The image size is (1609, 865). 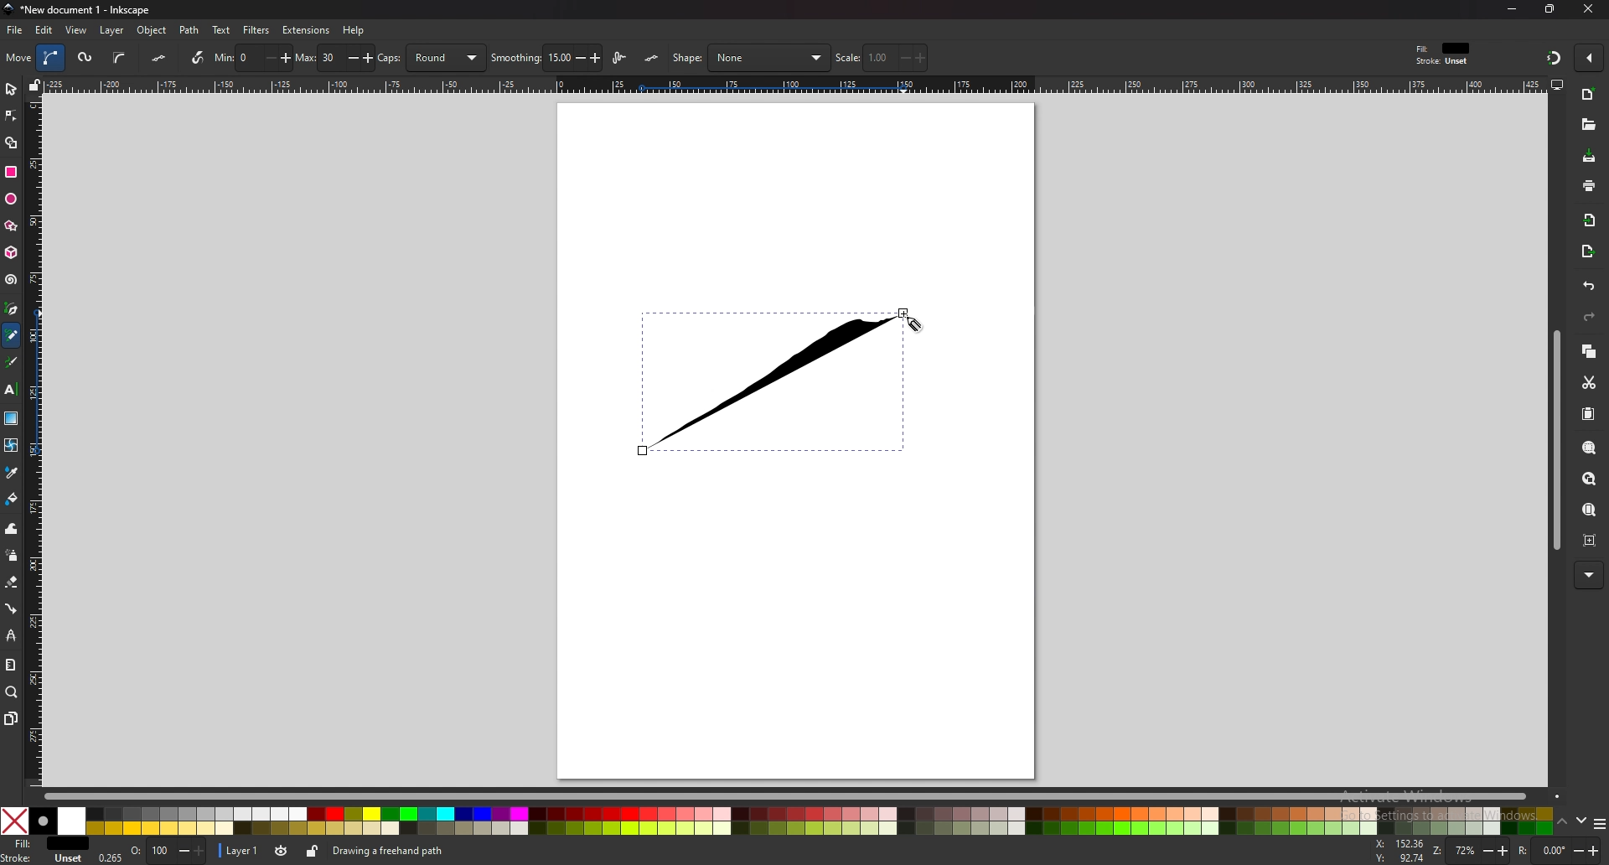 What do you see at coordinates (1590, 448) in the screenshot?
I see `zoom selection` at bounding box center [1590, 448].